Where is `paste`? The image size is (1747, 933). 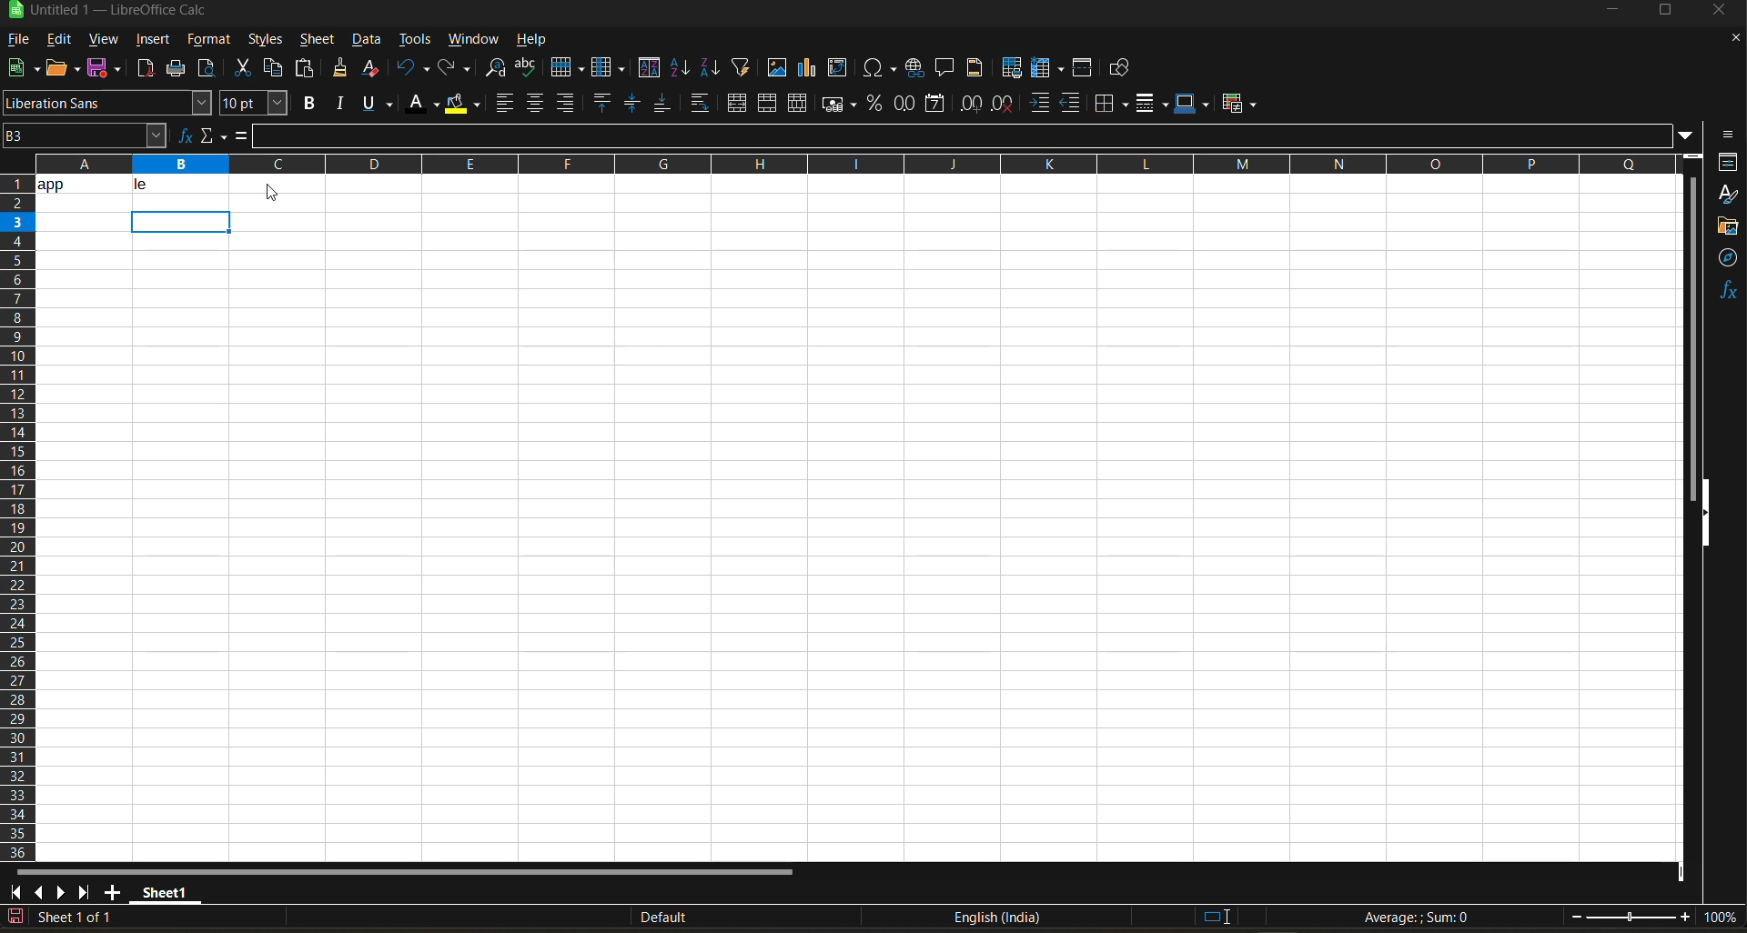
paste is located at coordinates (307, 70).